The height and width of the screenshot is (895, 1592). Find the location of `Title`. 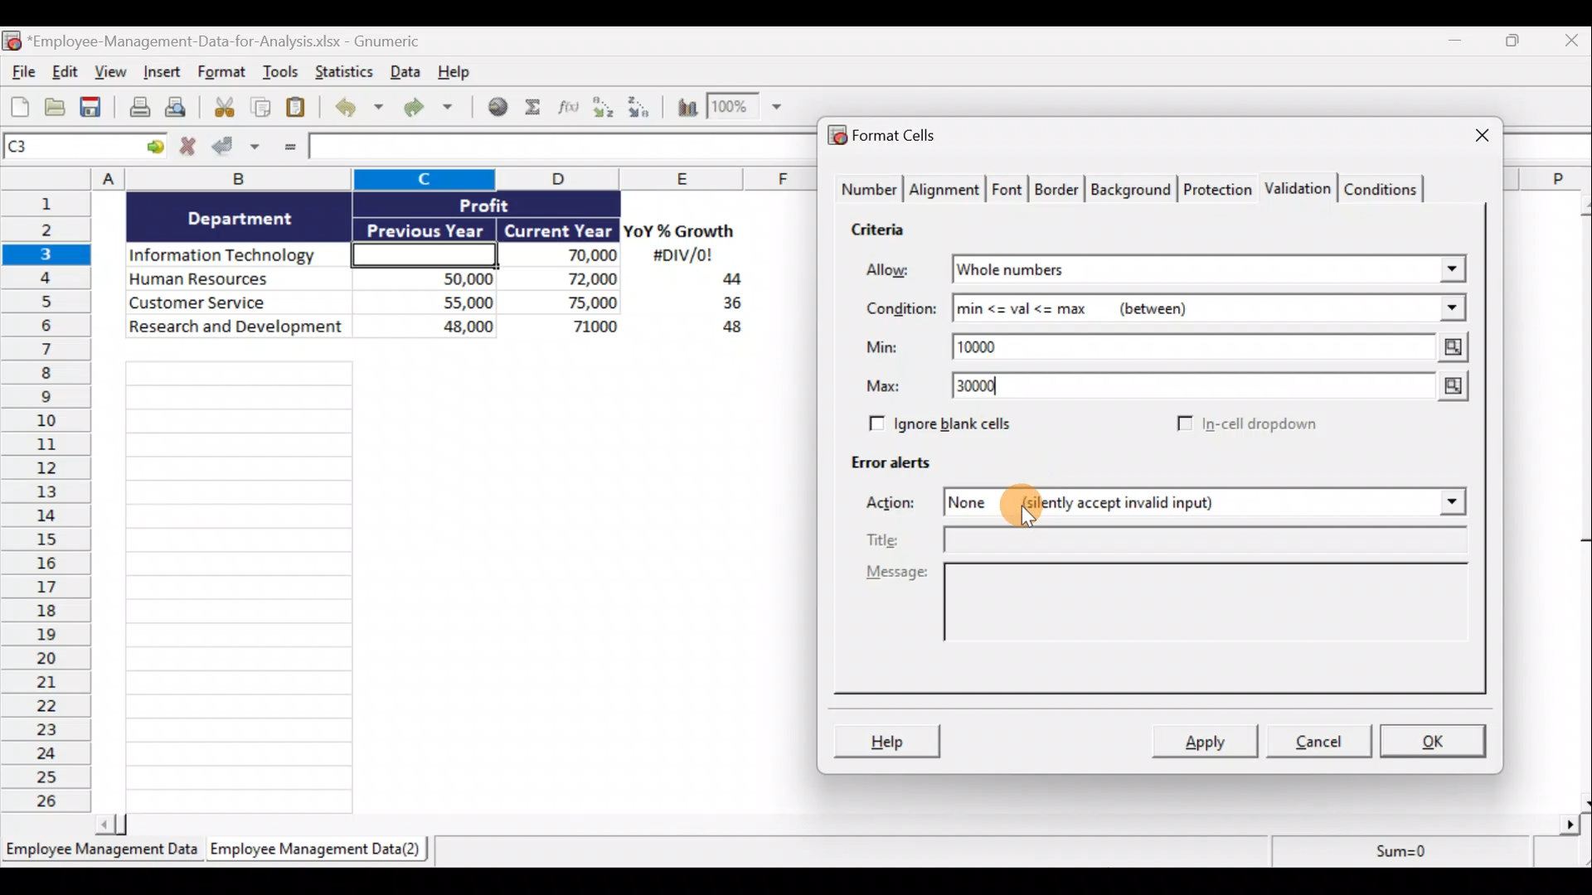

Title is located at coordinates (1172, 539).